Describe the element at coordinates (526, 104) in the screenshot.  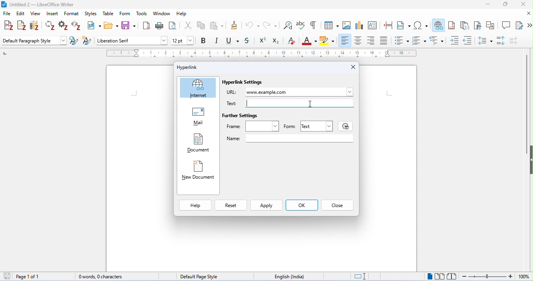
I see `vertical scroll bar` at that location.